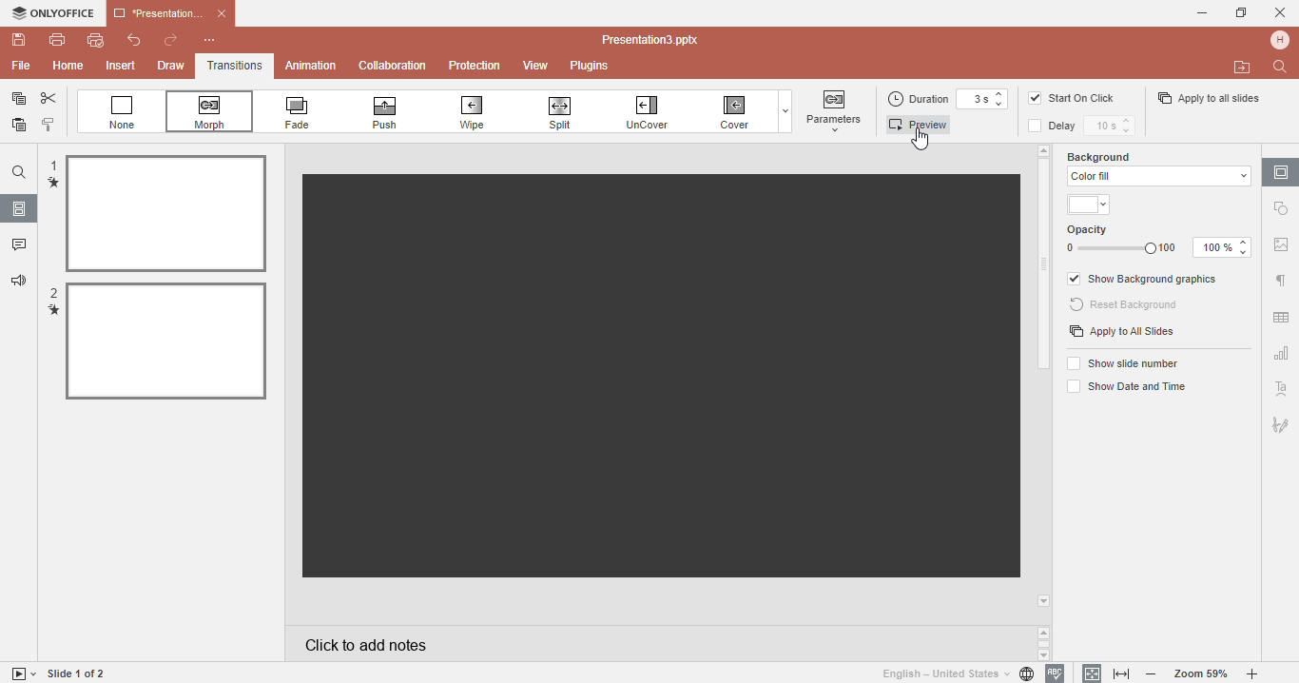  What do you see at coordinates (1126, 362) in the screenshot?
I see `Show slide numbers` at bounding box center [1126, 362].